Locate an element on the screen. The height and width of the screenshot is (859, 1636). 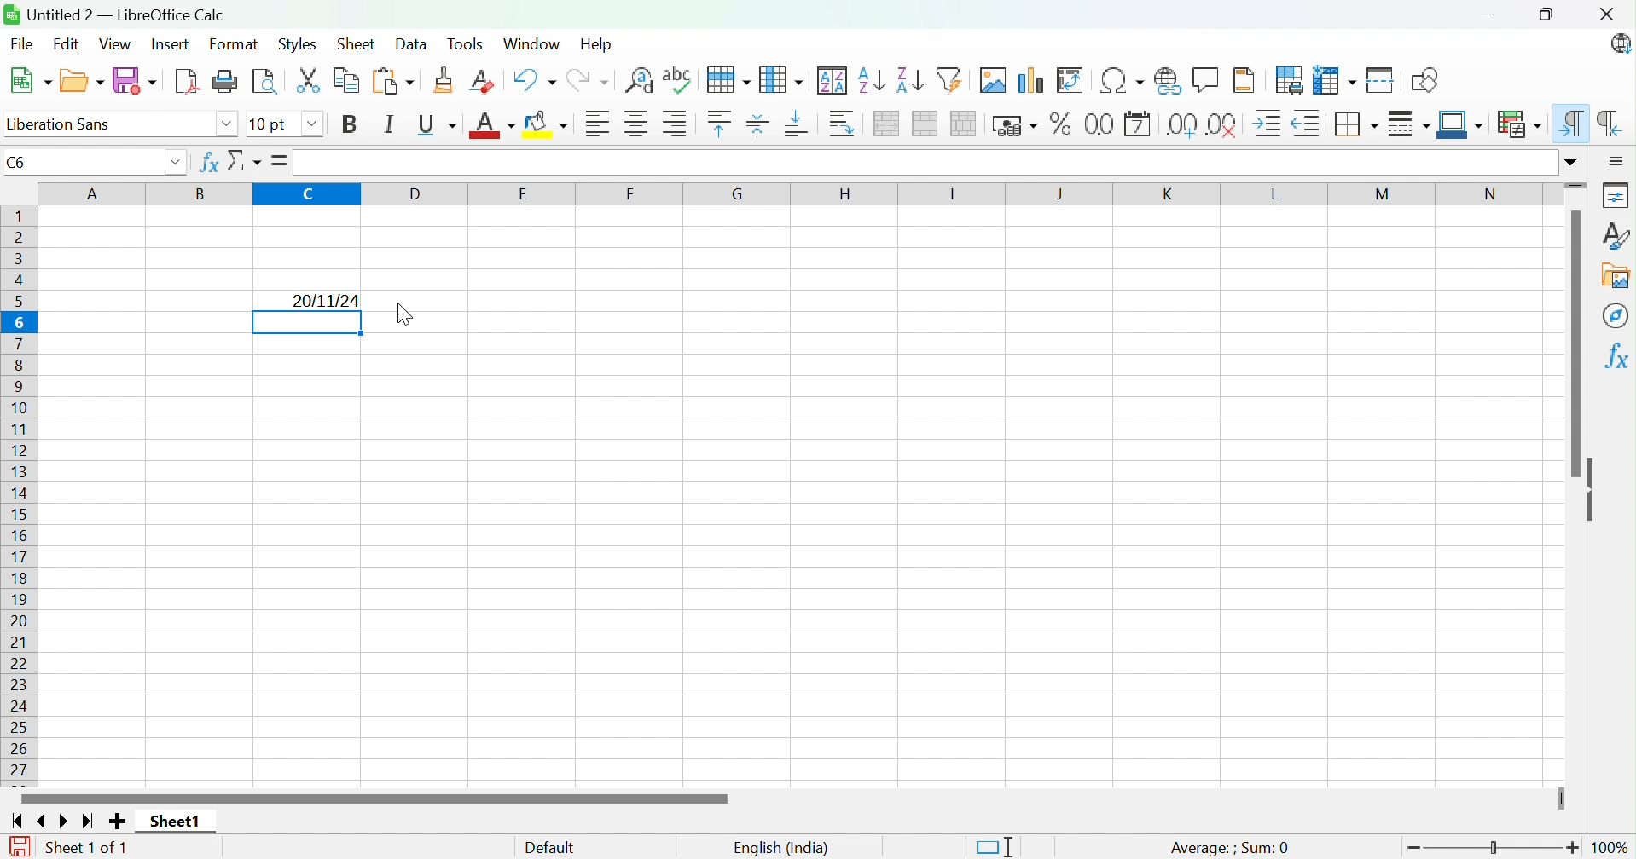
Format as currency is located at coordinates (1018, 126).